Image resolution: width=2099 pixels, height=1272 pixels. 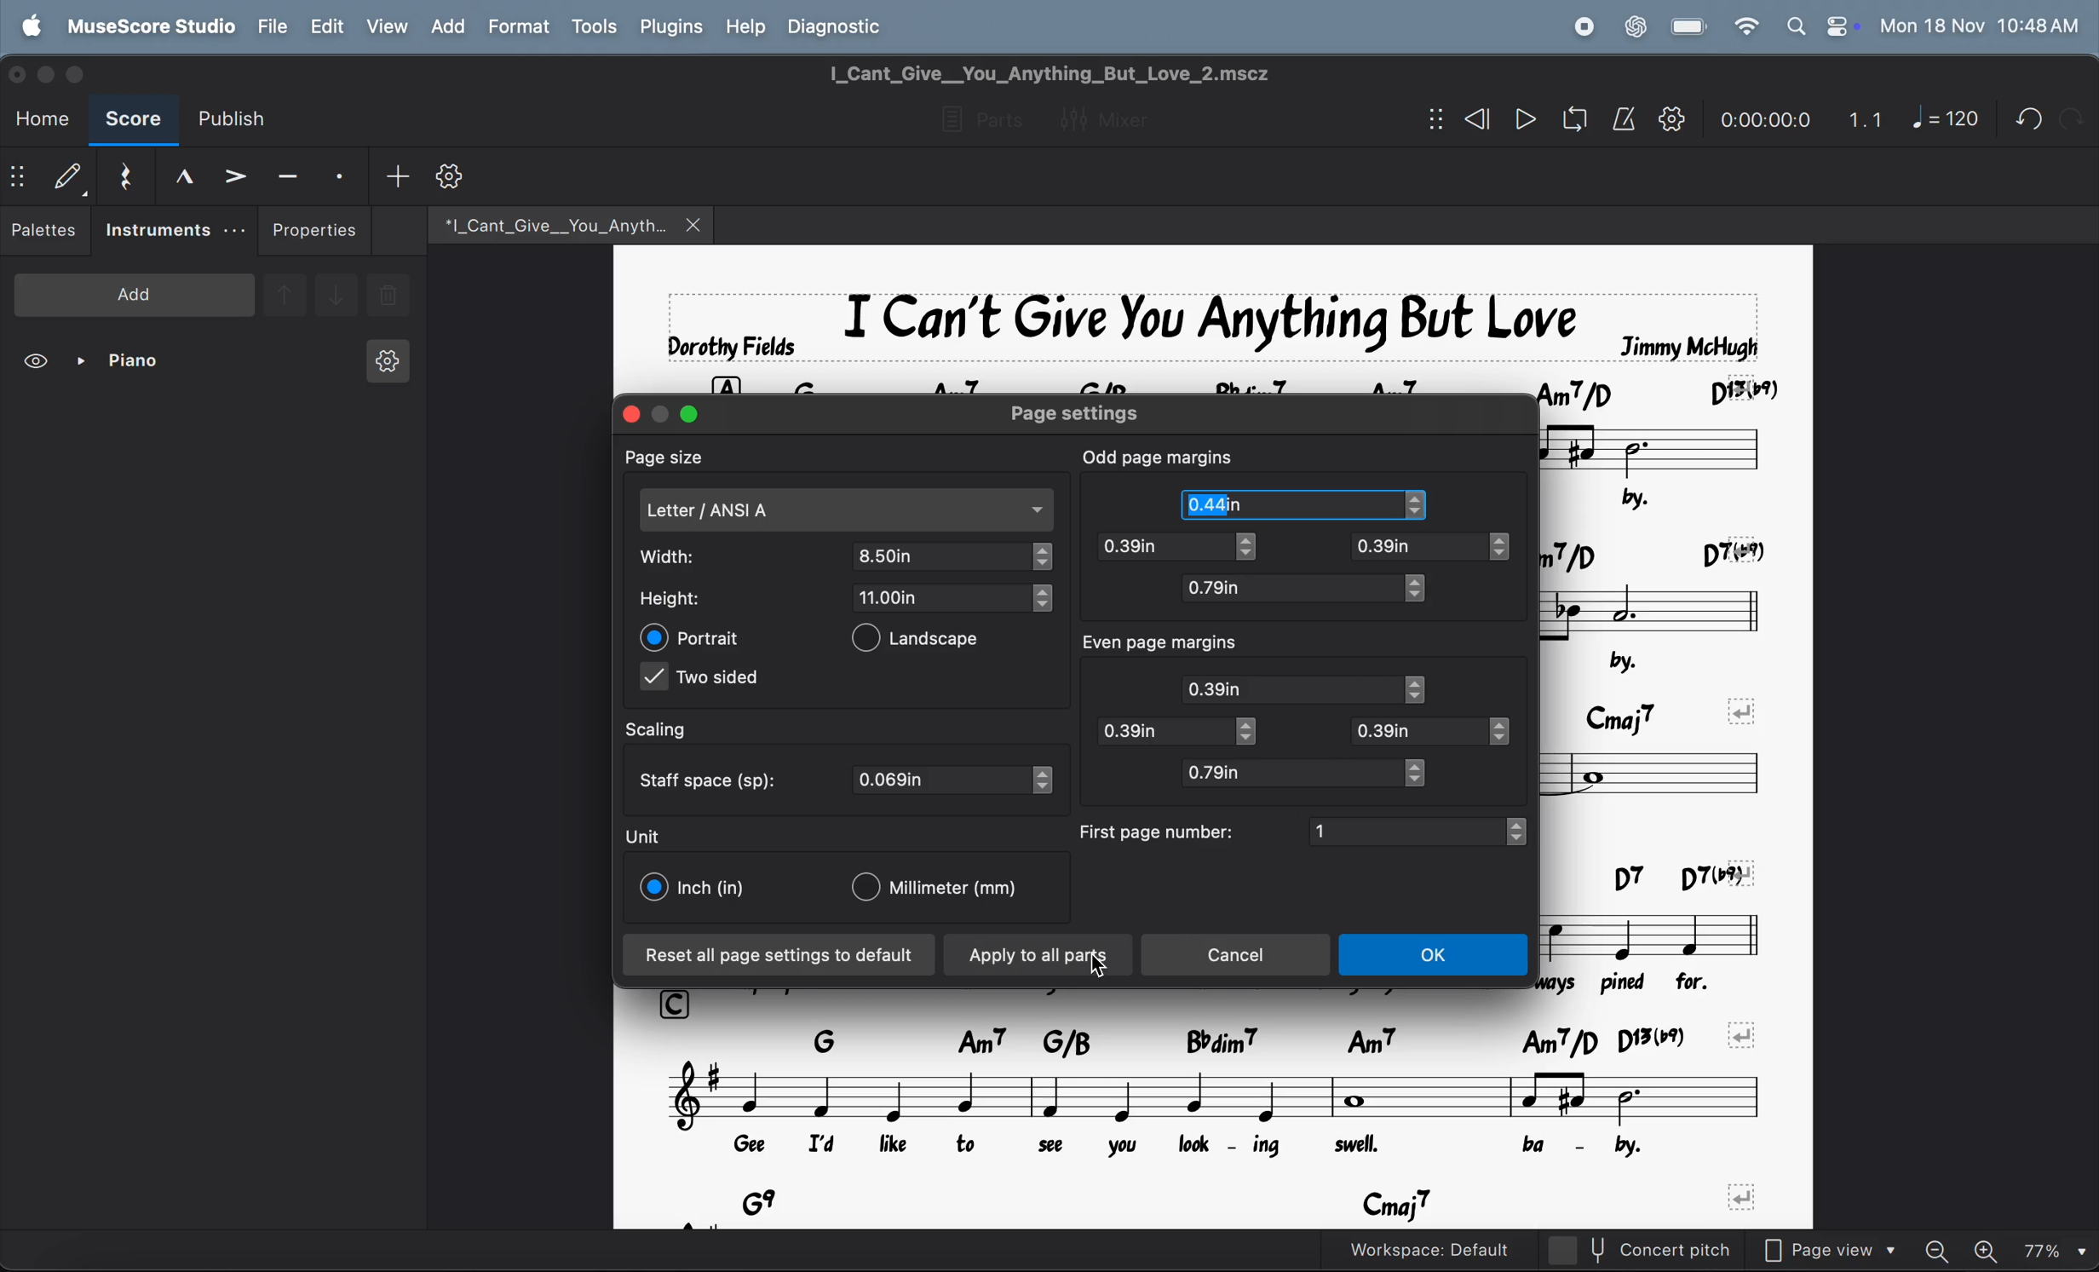 What do you see at coordinates (1080, 73) in the screenshot?
I see `song page title` at bounding box center [1080, 73].